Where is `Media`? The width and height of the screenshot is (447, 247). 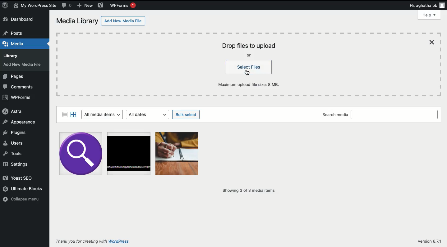
Media is located at coordinates (15, 43).